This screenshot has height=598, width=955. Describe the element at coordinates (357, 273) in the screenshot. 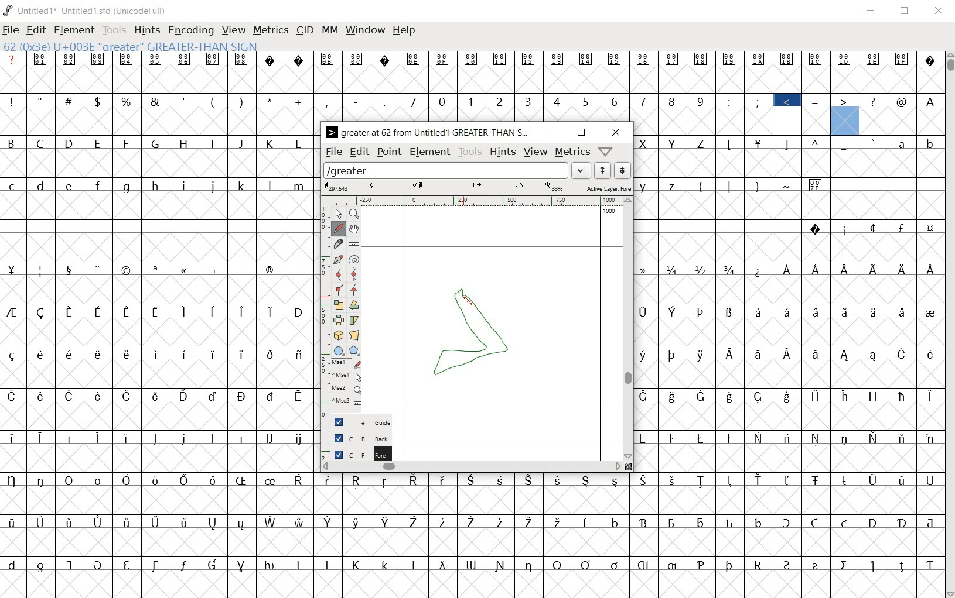

I see `add a curve point always either horizontal or vertical` at that location.